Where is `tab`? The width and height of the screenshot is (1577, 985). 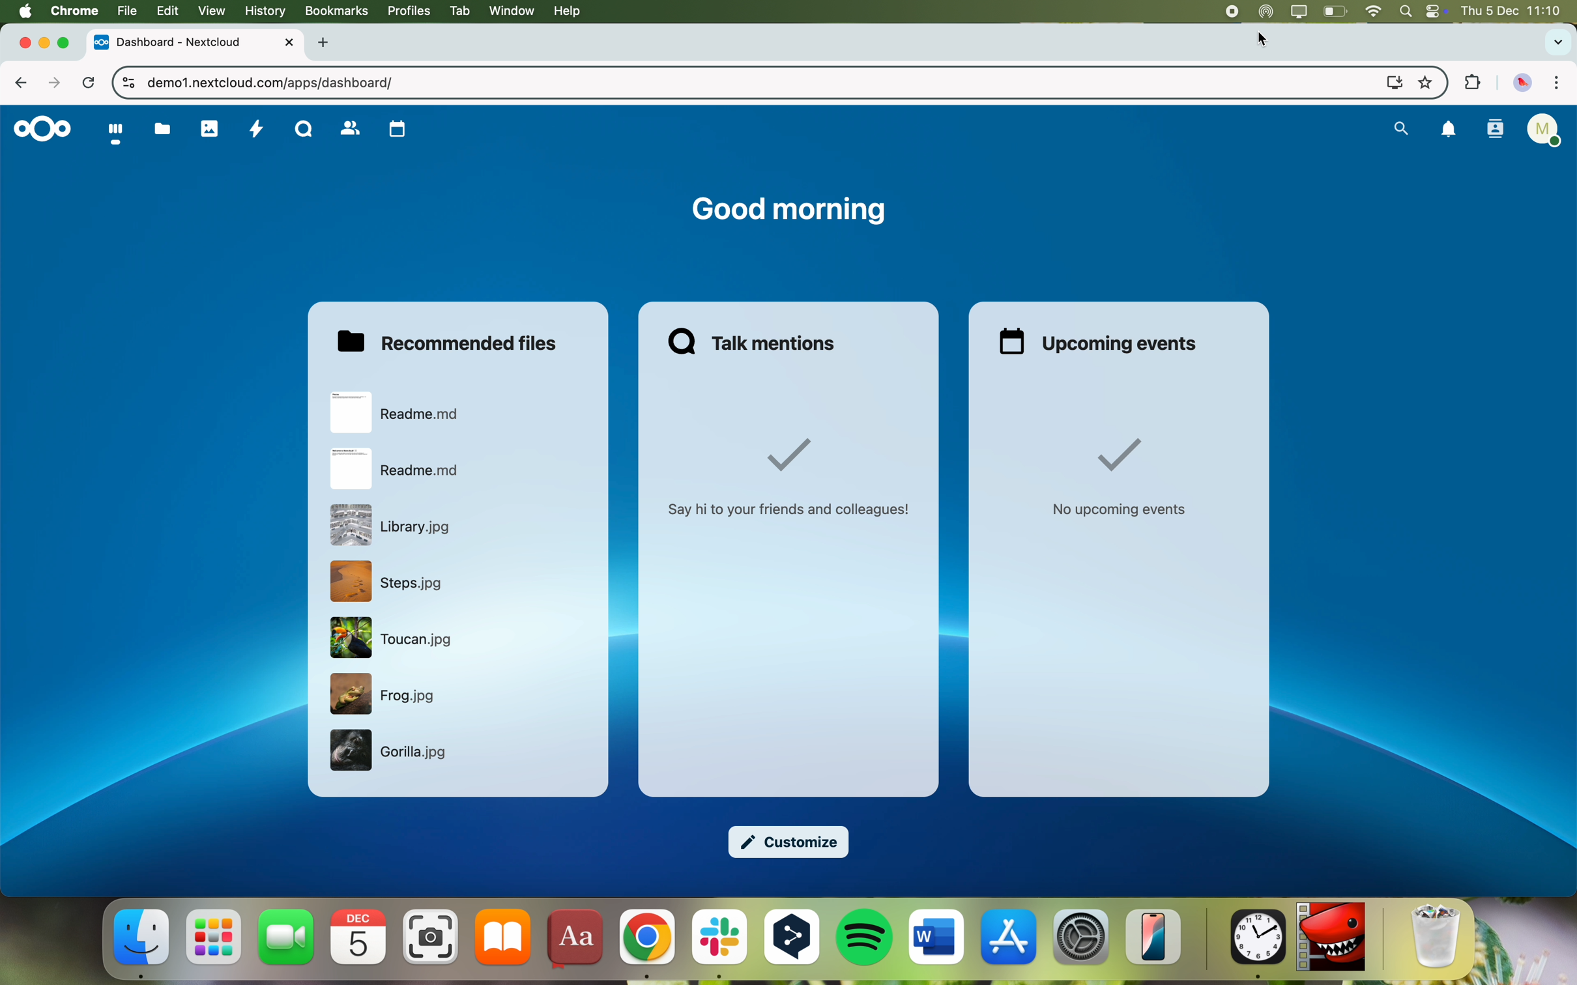
tab is located at coordinates (197, 42).